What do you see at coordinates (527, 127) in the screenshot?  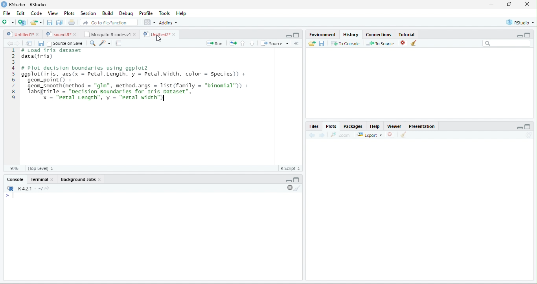 I see `Maximize` at bounding box center [527, 127].